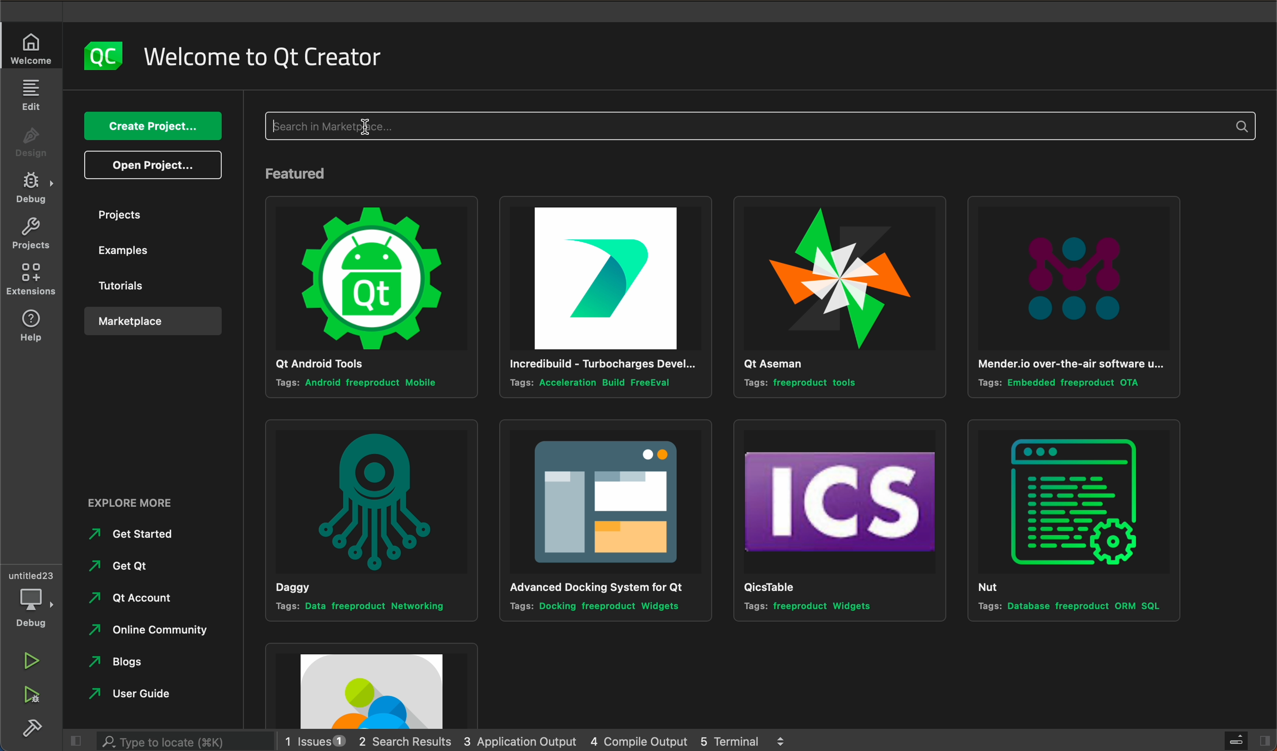 Image resolution: width=1277 pixels, height=751 pixels. What do you see at coordinates (103, 54) in the screenshot?
I see `logo` at bounding box center [103, 54].